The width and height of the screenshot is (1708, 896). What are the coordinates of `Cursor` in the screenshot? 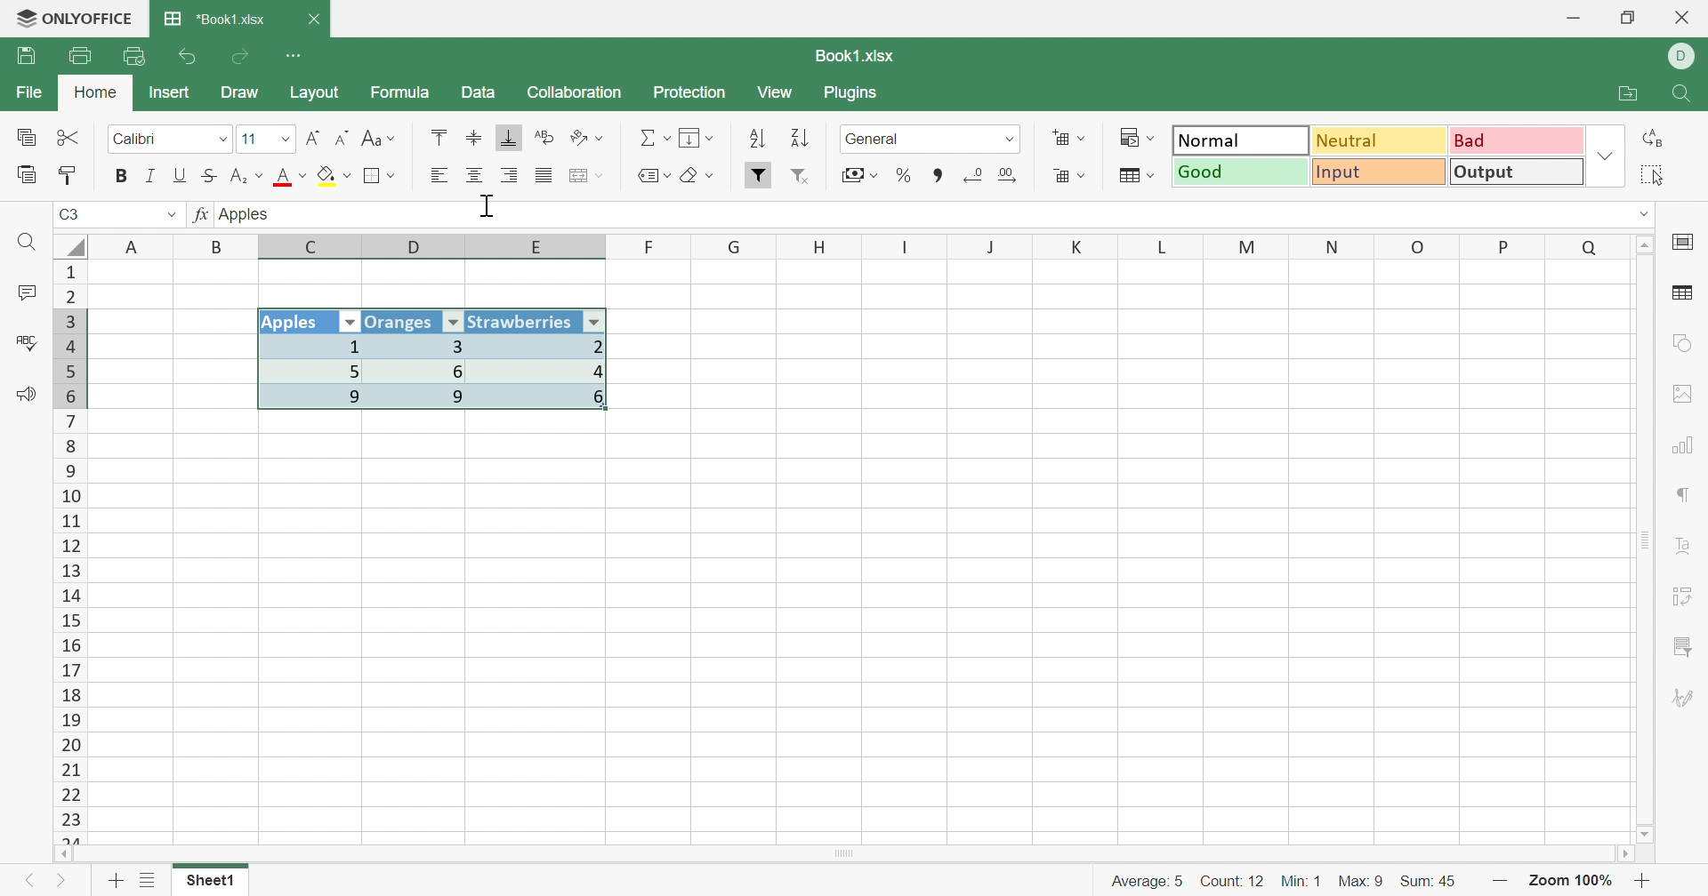 It's located at (490, 208).